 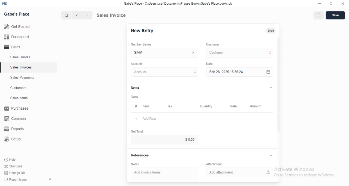 What do you see at coordinates (50, 179) in the screenshot?
I see `collapse` at bounding box center [50, 179].